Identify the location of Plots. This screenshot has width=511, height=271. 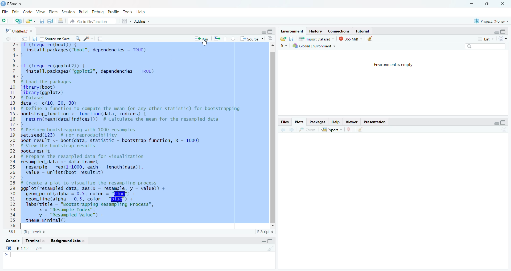
(299, 121).